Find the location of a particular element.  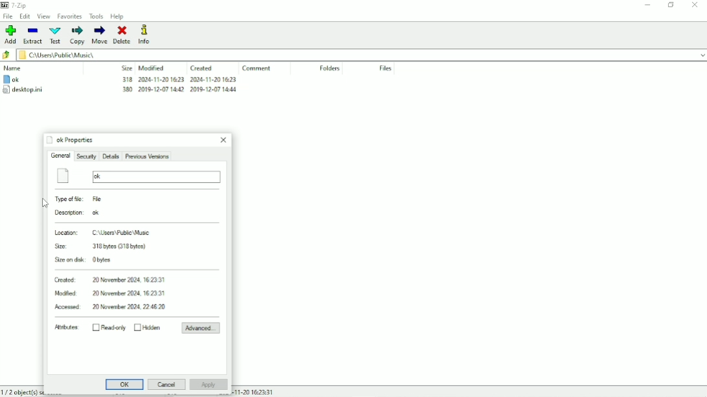

View is located at coordinates (44, 16).